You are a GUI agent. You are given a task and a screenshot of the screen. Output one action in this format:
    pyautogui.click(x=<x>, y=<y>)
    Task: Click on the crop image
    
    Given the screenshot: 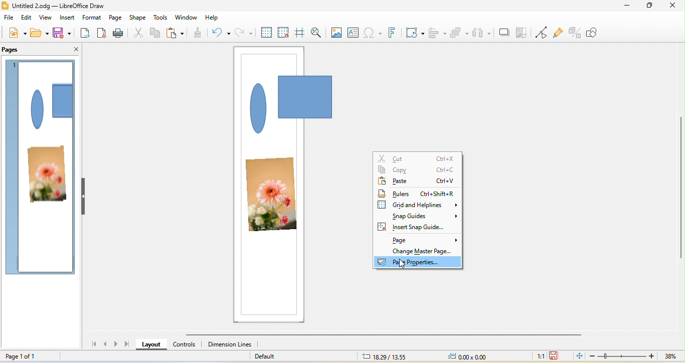 What is the action you would take?
    pyautogui.click(x=523, y=31)
    